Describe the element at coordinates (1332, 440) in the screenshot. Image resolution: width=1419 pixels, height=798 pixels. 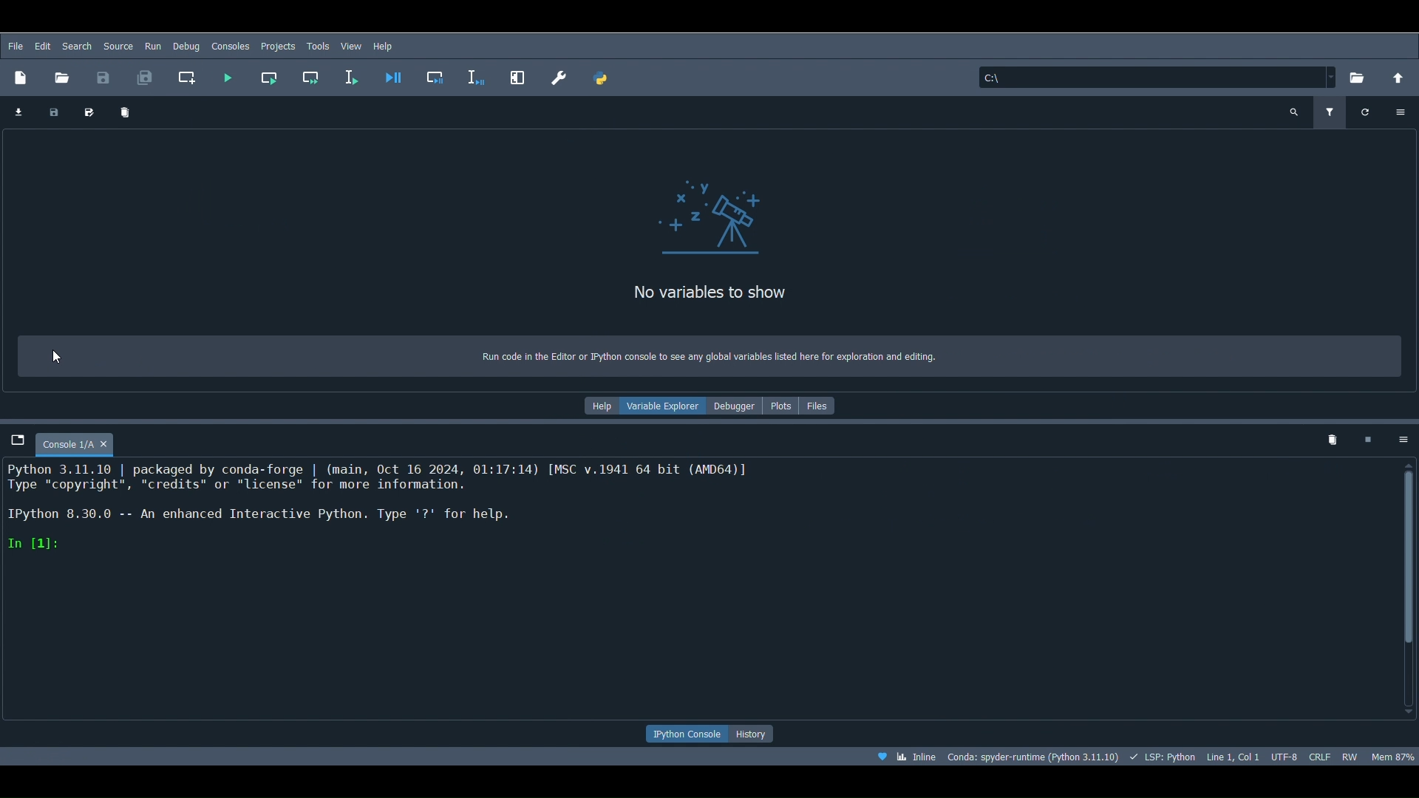
I see `Remove all variables from namespace` at that location.